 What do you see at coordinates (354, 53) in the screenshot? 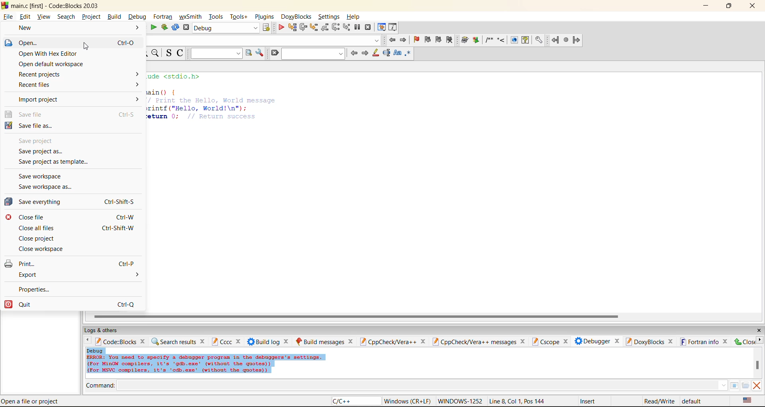
I see `previous` at bounding box center [354, 53].